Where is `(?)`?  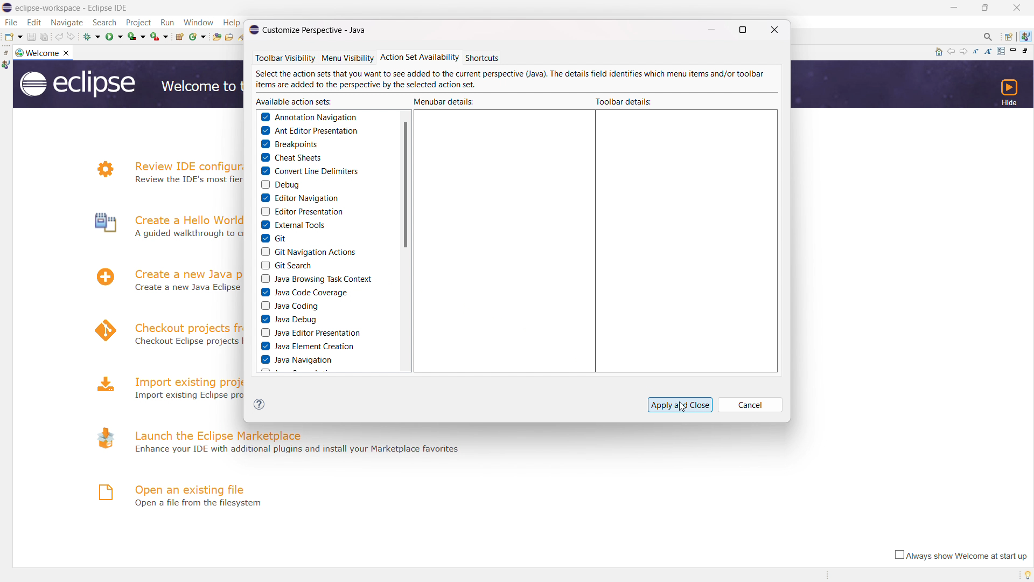 (?) is located at coordinates (258, 405).